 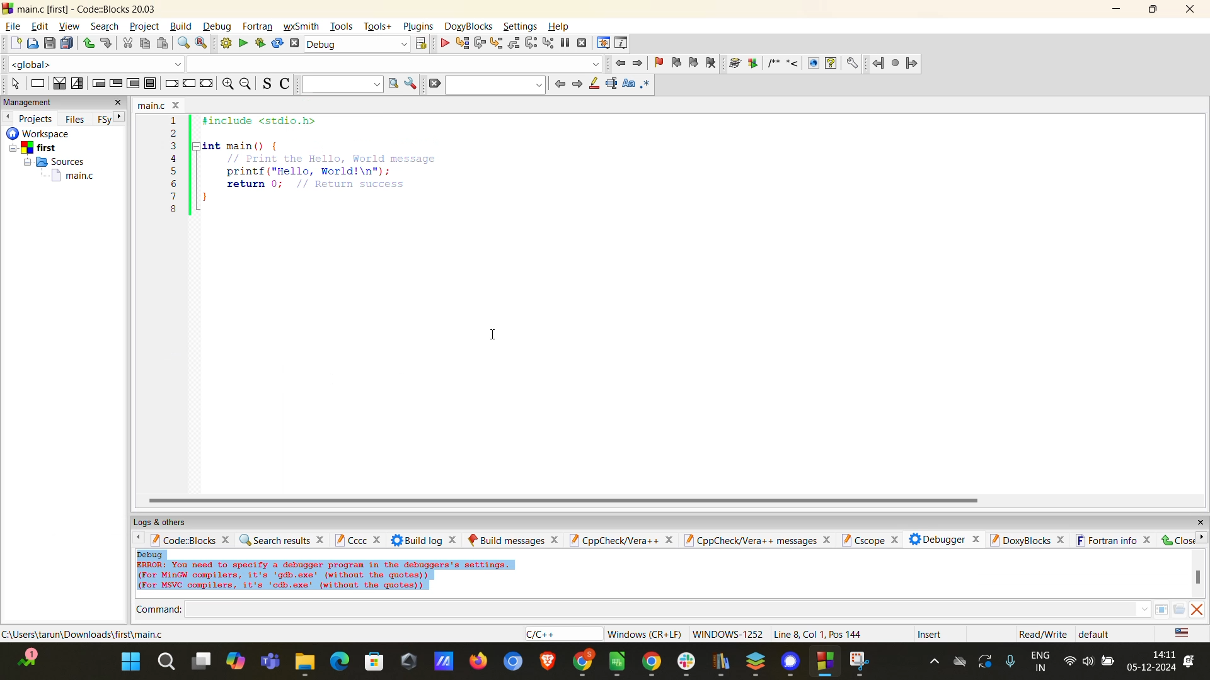 What do you see at coordinates (1196, 521) in the screenshot?
I see `close` at bounding box center [1196, 521].